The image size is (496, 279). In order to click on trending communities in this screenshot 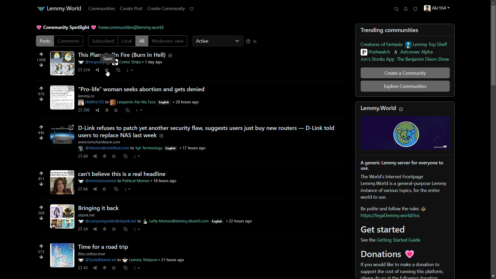, I will do `click(390, 30)`.